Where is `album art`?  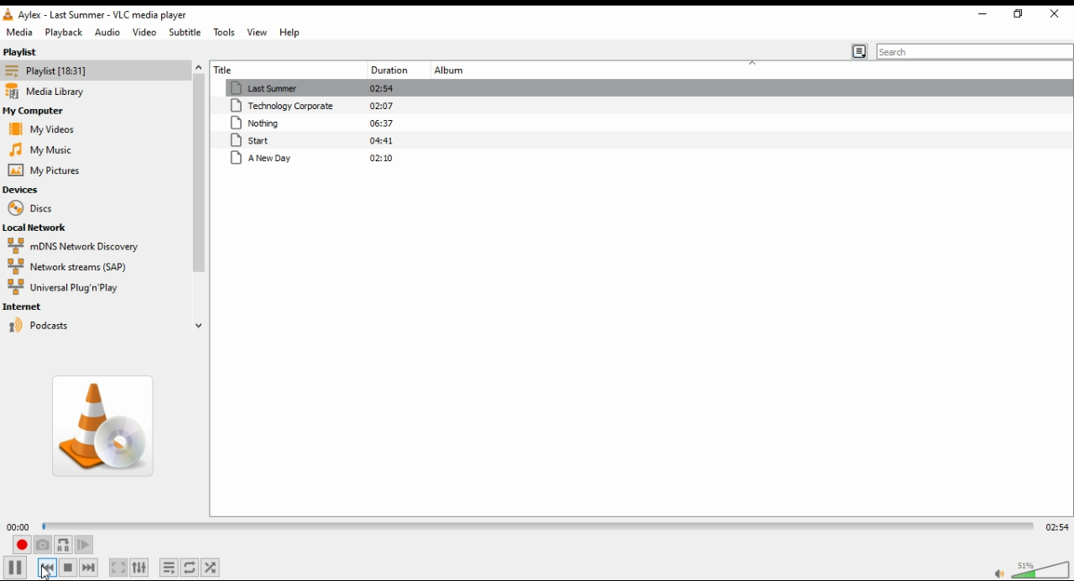 album art is located at coordinates (100, 428).